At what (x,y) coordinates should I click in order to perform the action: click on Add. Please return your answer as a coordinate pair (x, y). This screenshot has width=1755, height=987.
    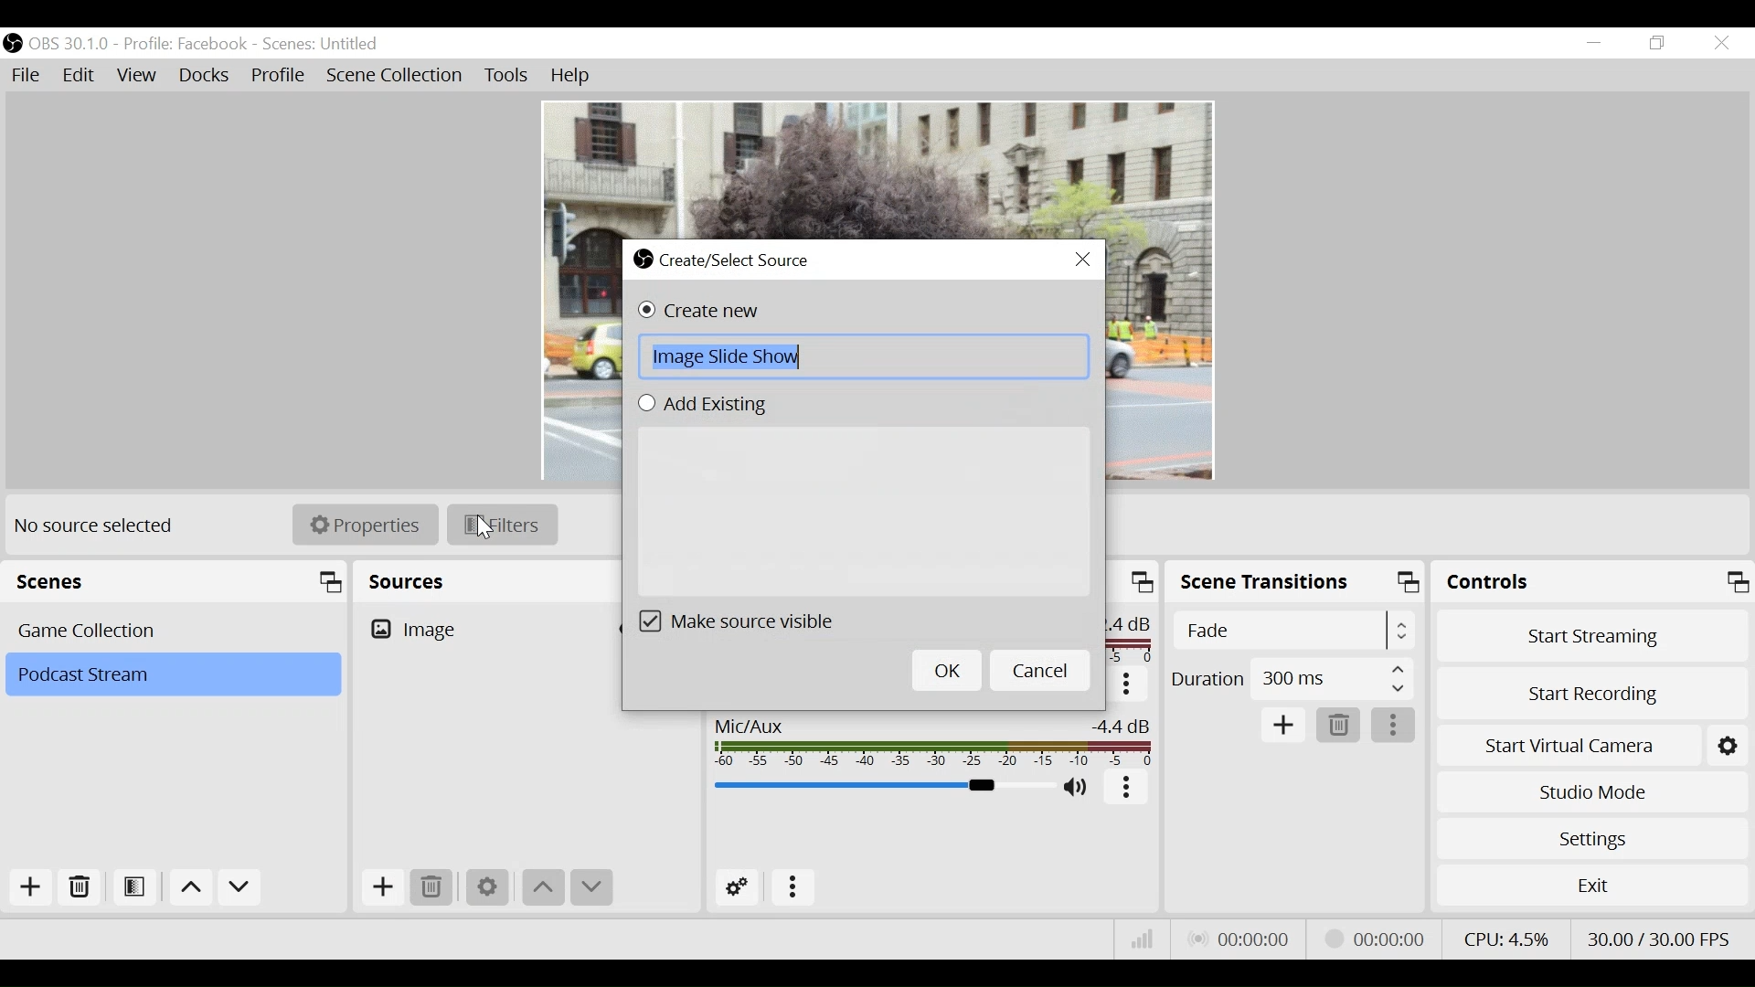
    Looking at the image, I should click on (380, 890).